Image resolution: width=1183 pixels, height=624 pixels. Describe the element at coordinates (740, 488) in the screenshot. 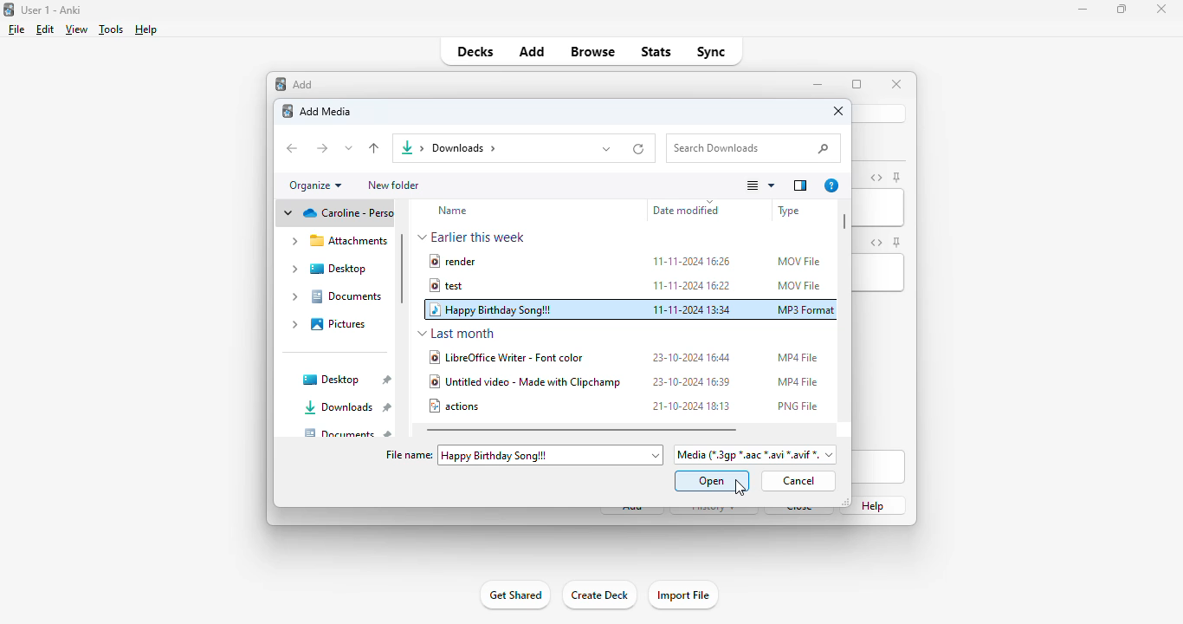

I see `cursor` at that location.